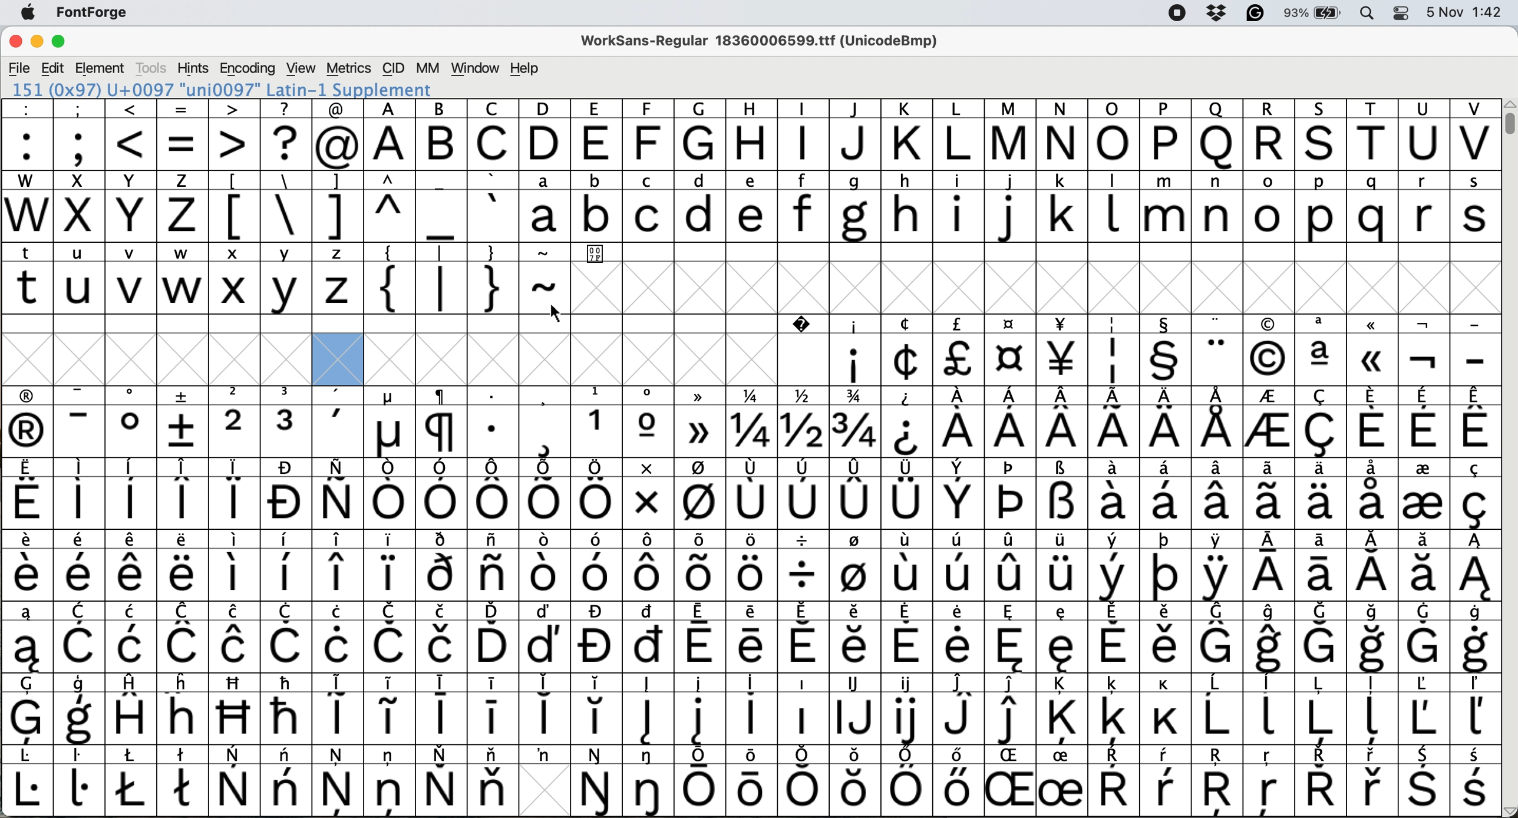 This screenshot has height=818, width=1518. I want to click on symbol, so click(596, 494).